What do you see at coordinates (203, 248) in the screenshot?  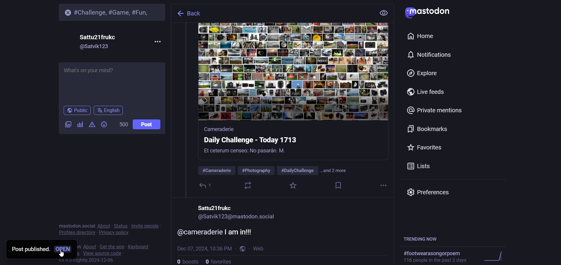 I see `Dec 07,2024, 10:36 PM` at bounding box center [203, 248].